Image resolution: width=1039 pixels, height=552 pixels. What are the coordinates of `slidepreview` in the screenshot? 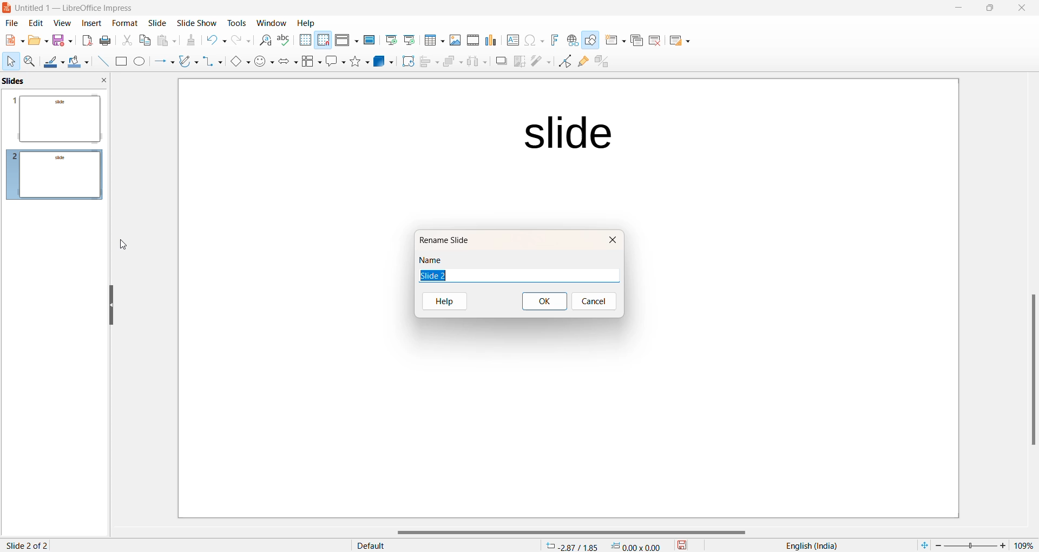 It's located at (57, 172).